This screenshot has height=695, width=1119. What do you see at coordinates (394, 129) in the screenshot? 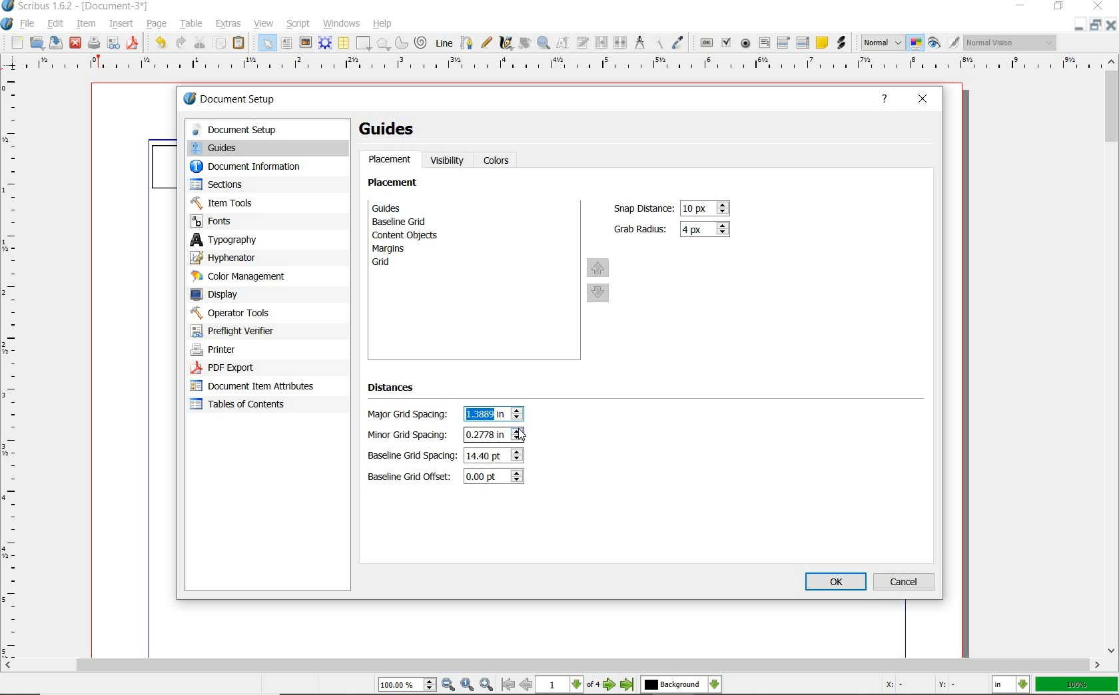
I see `guides` at bounding box center [394, 129].